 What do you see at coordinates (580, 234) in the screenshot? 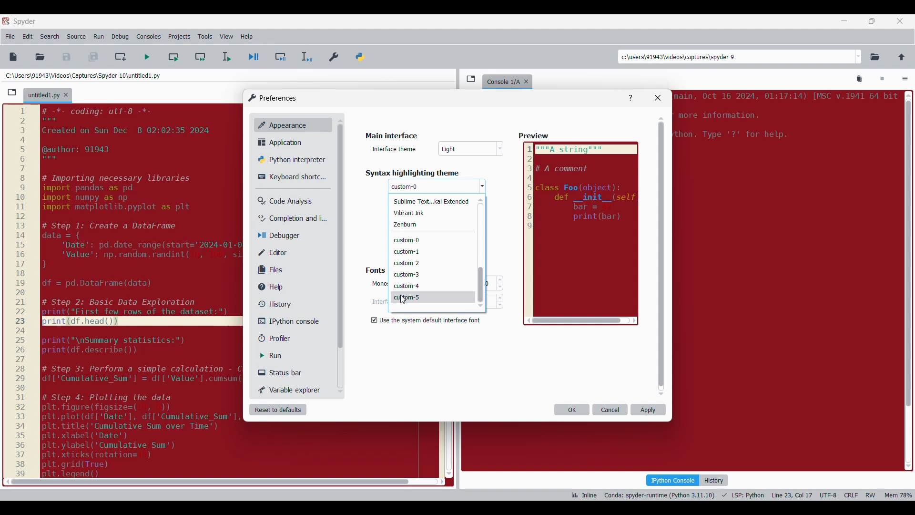
I see `Preview reflecting selected color` at bounding box center [580, 234].